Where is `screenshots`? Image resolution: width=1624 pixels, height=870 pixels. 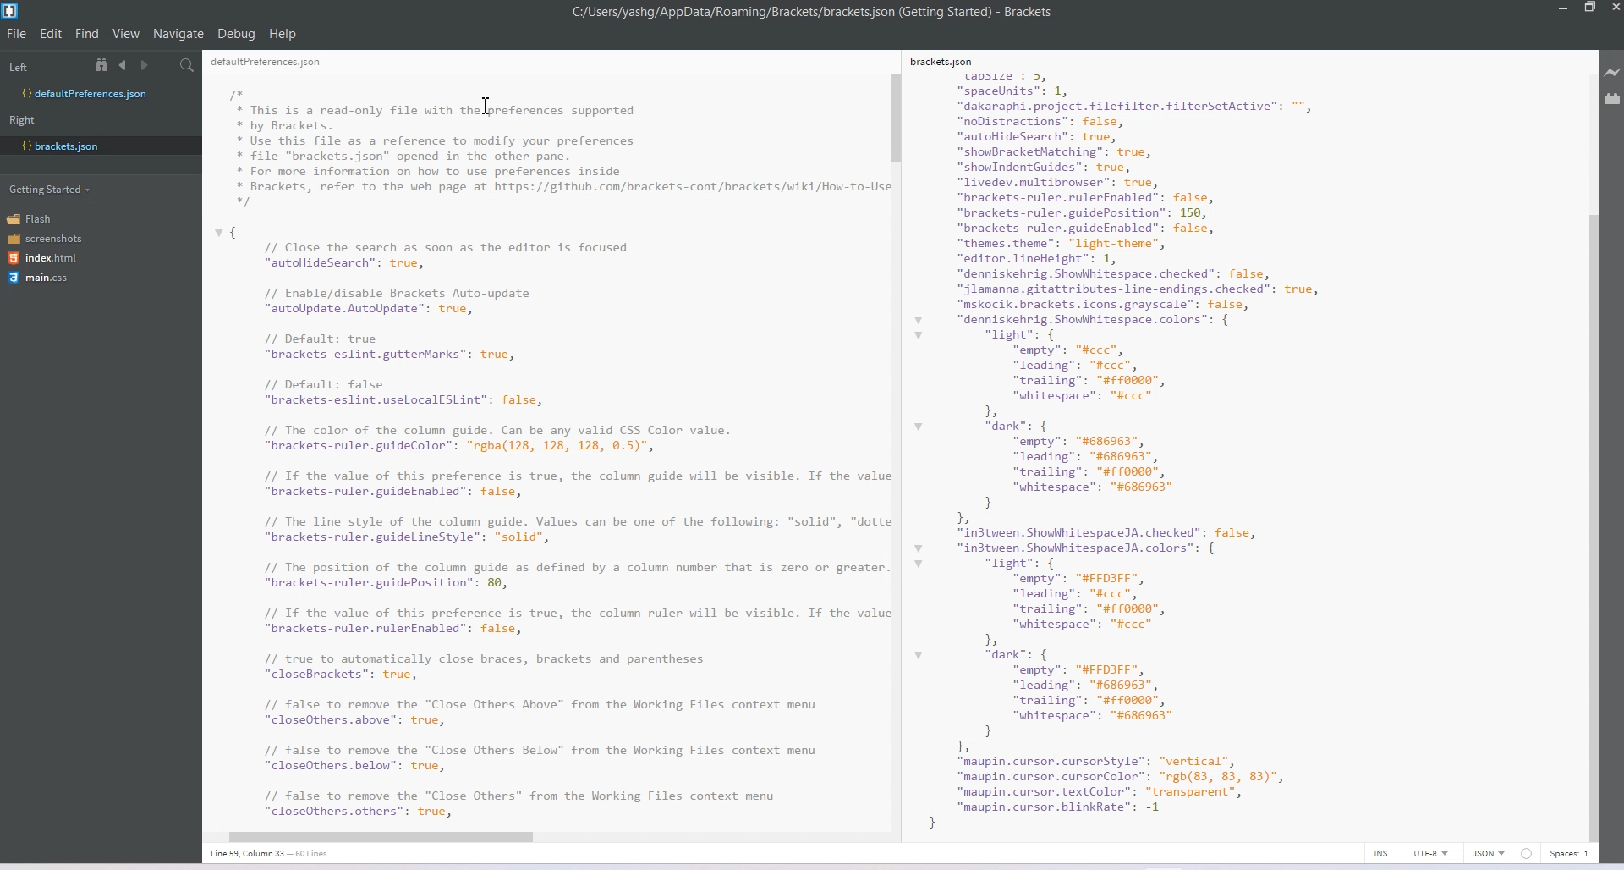 screenshots is located at coordinates (47, 240).